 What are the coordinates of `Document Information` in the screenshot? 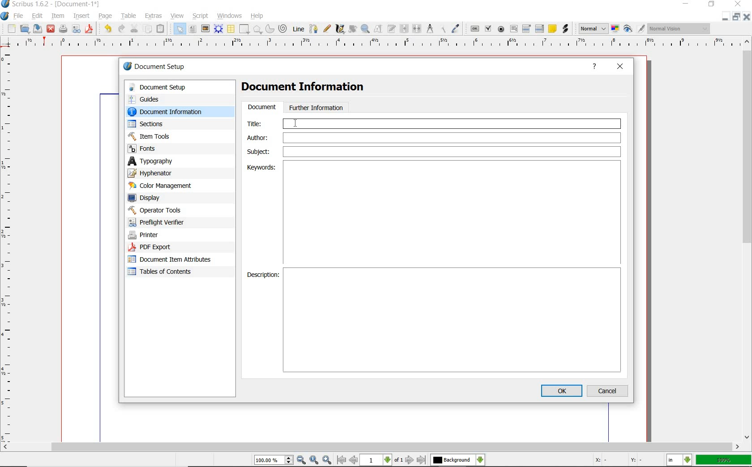 It's located at (310, 88).